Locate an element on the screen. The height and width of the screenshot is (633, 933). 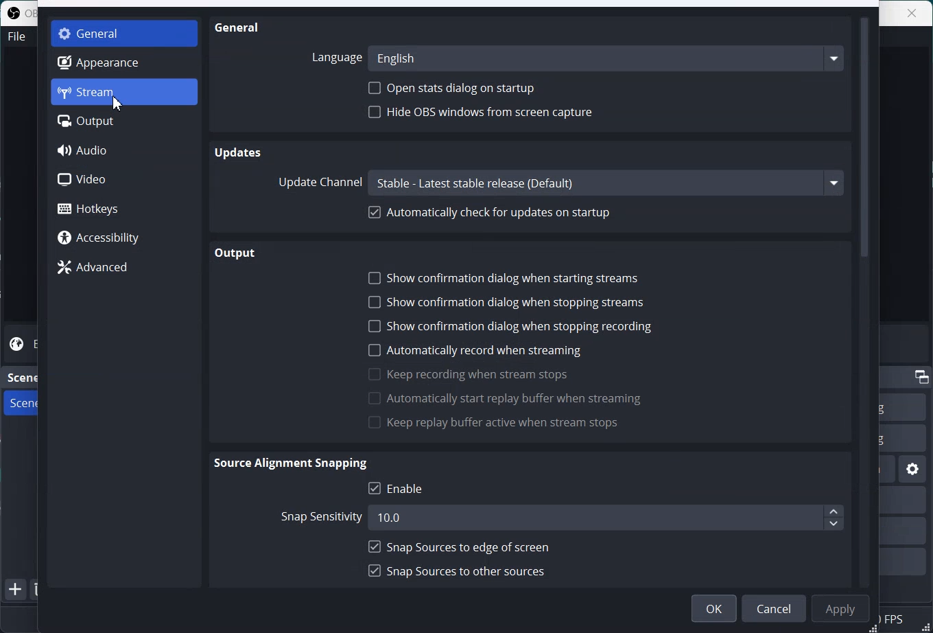
Hotkeys is located at coordinates (125, 208).